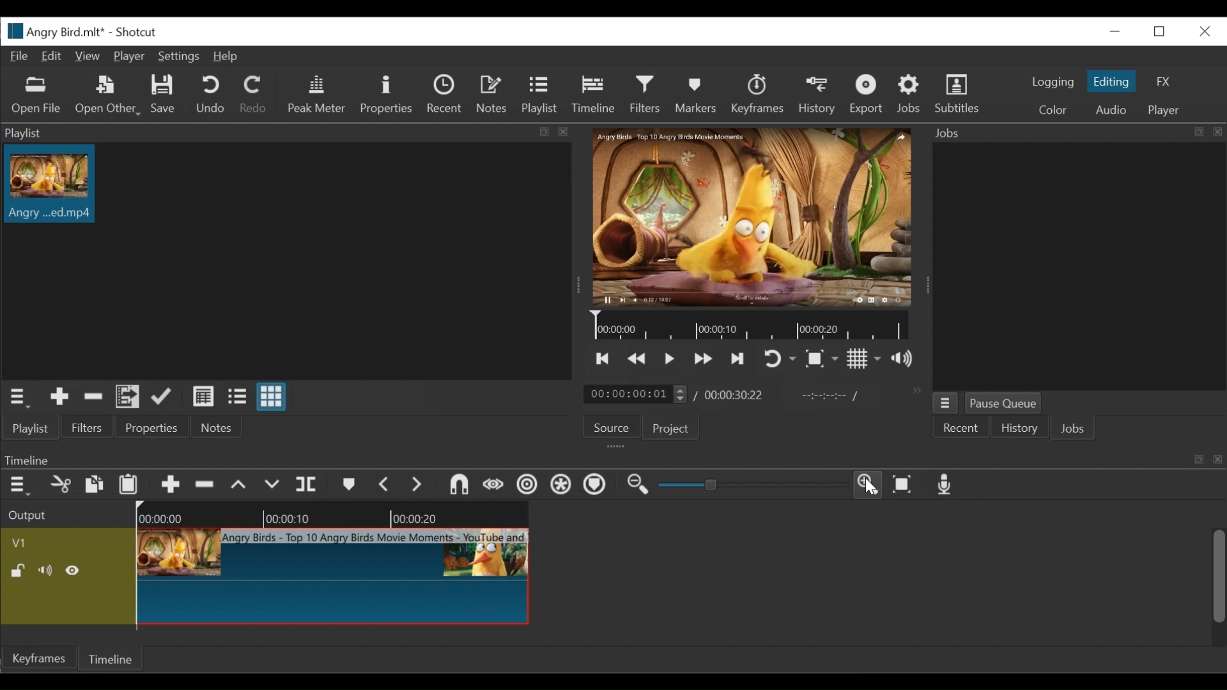 The height and width of the screenshot is (690, 1227). What do you see at coordinates (1161, 31) in the screenshot?
I see `Restore` at bounding box center [1161, 31].